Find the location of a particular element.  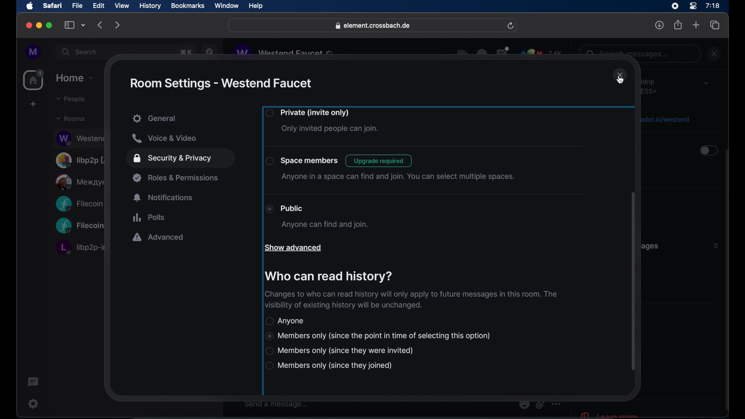

who can read history is located at coordinates (327, 277).